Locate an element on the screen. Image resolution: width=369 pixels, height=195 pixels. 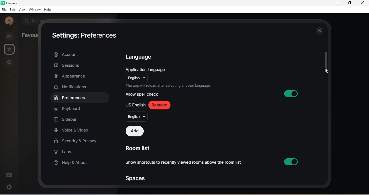
the app will reload after selecting another language is located at coordinates (169, 85).